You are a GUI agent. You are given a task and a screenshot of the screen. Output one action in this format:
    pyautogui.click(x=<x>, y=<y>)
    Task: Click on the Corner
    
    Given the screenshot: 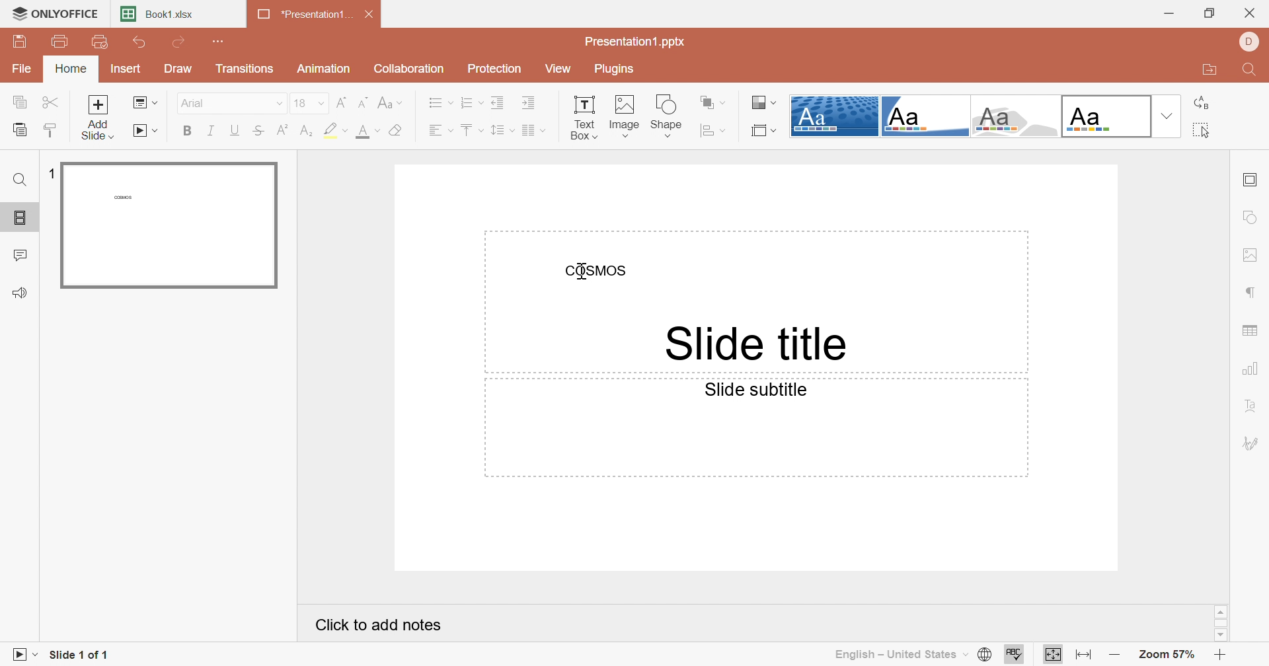 What is the action you would take?
    pyautogui.click(x=926, y=116)
    